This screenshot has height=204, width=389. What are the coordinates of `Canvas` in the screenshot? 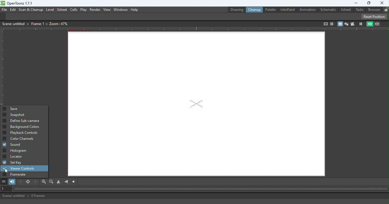 It's located at (198, 104).